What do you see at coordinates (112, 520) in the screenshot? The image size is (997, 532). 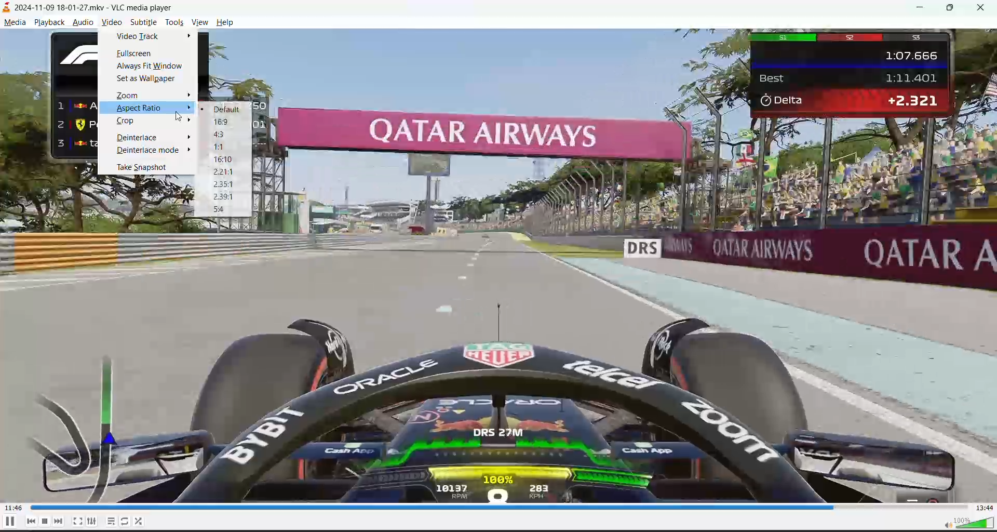 I see `playlists` at bounding box center [112, 520].